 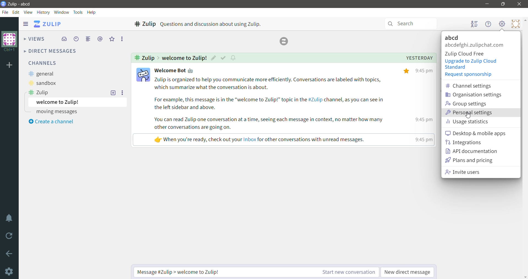 What do you see at coordinates (284, 41) in the screenshot?
I see `Logo` at bounding box center [284, 41].